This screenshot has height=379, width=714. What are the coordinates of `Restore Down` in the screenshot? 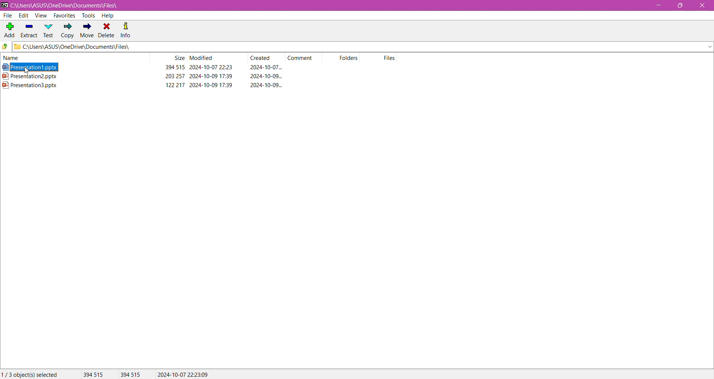 It's located at (683, 5).